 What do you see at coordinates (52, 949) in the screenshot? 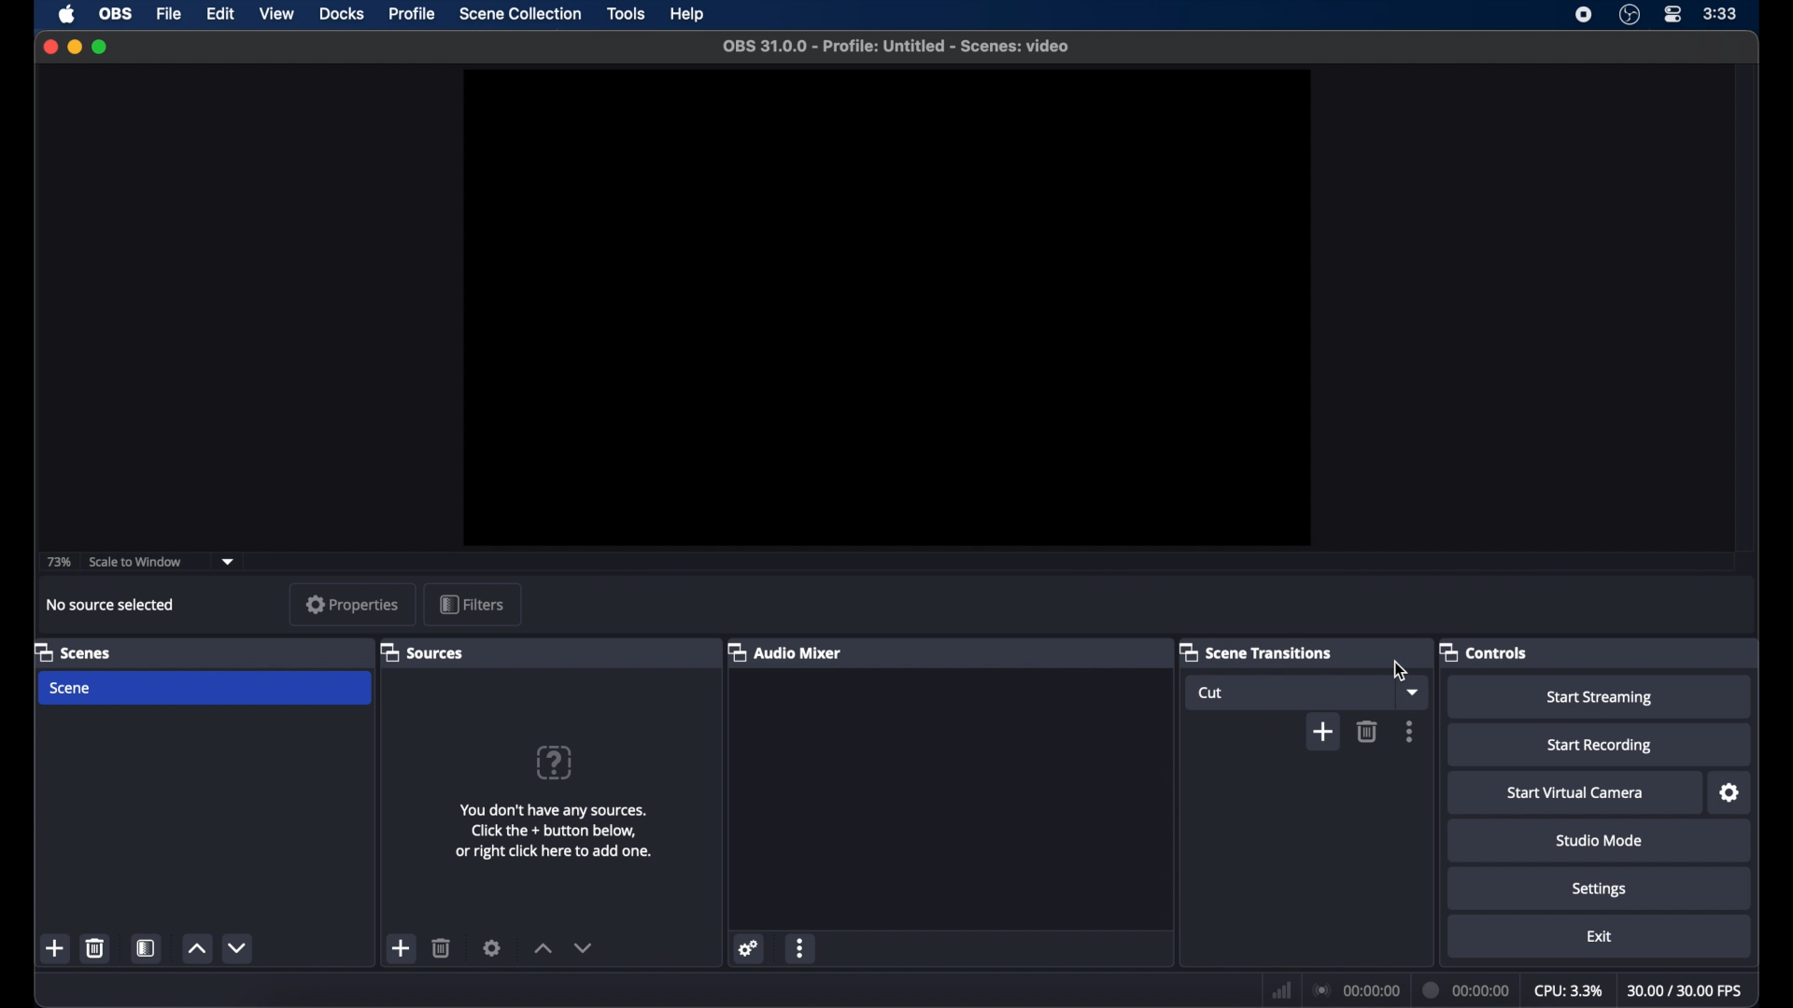
I see `add` at bounding box center [52, 949].